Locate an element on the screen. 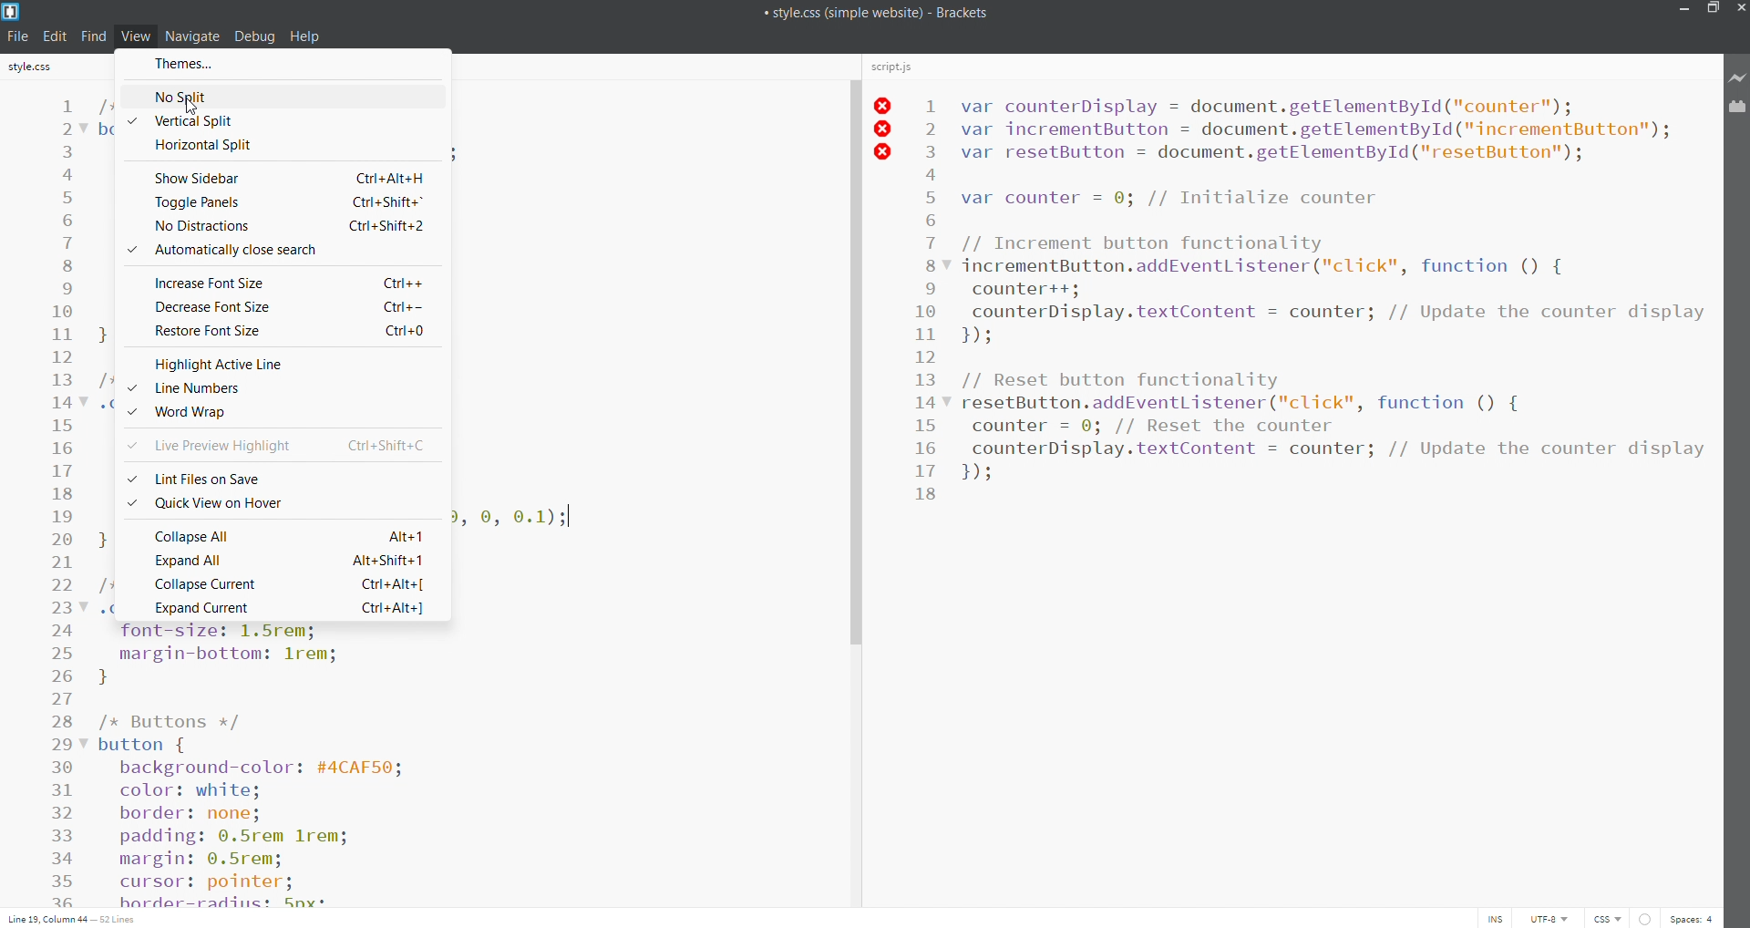 Image resolution: width=1750 pixels, height=928 pixels. edit is located at coordinates (55, 34).